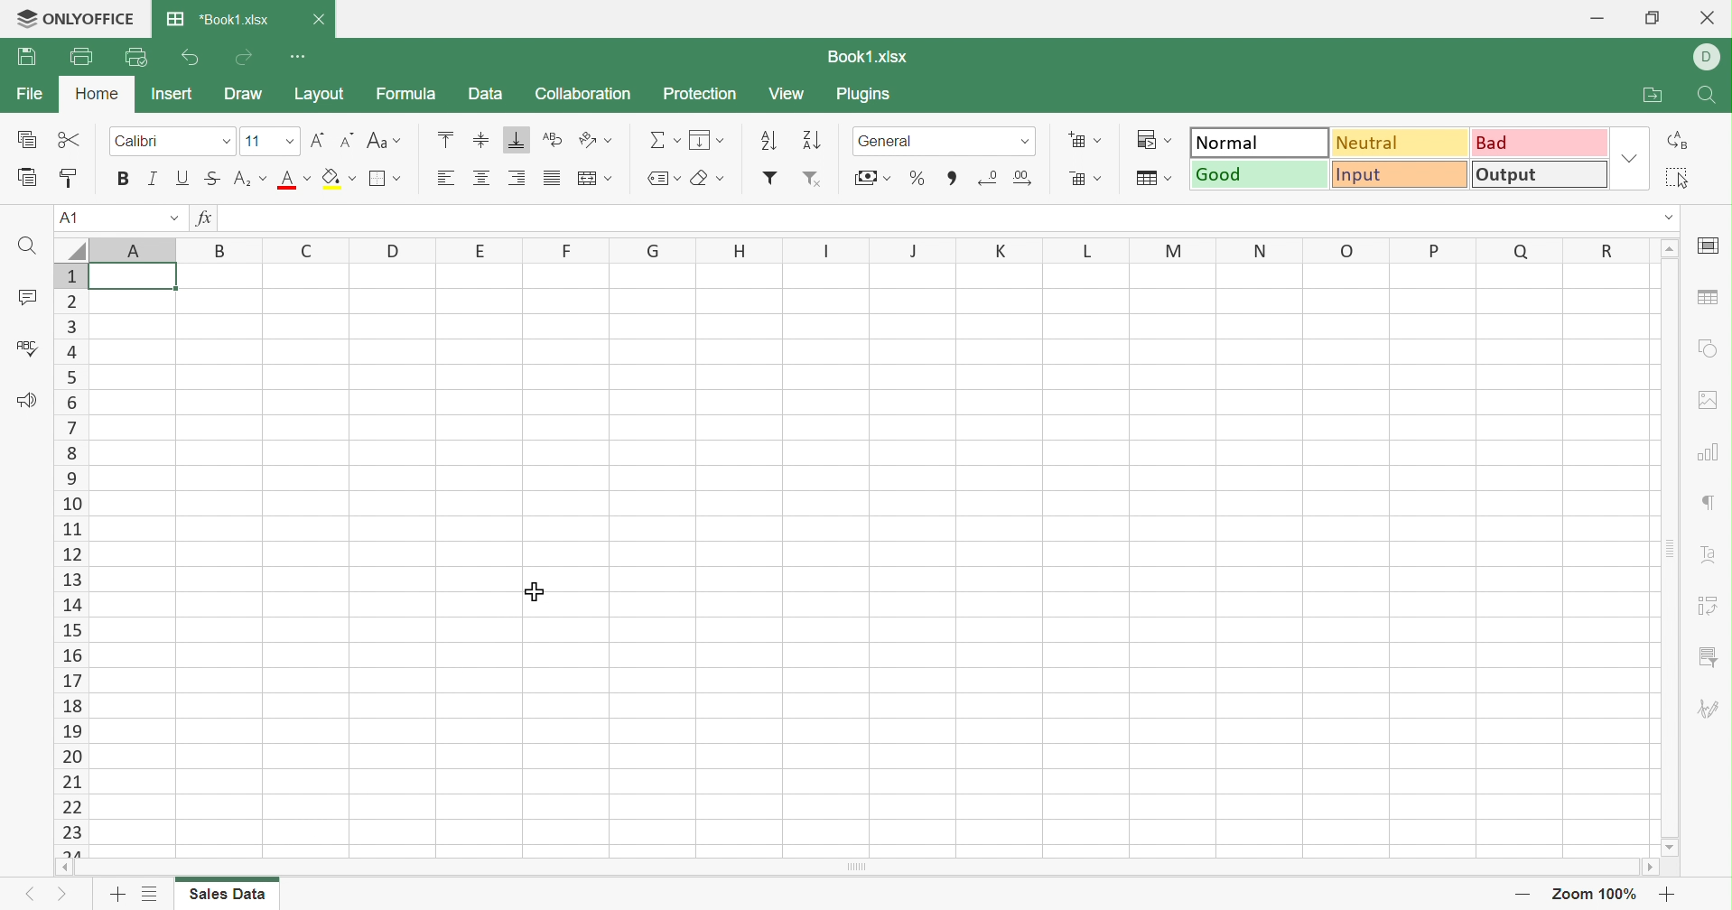  What do you see at coordinates (867, 55) in the screenshot?
I see `Book1.xlsx` at bounding box center [867, 55].